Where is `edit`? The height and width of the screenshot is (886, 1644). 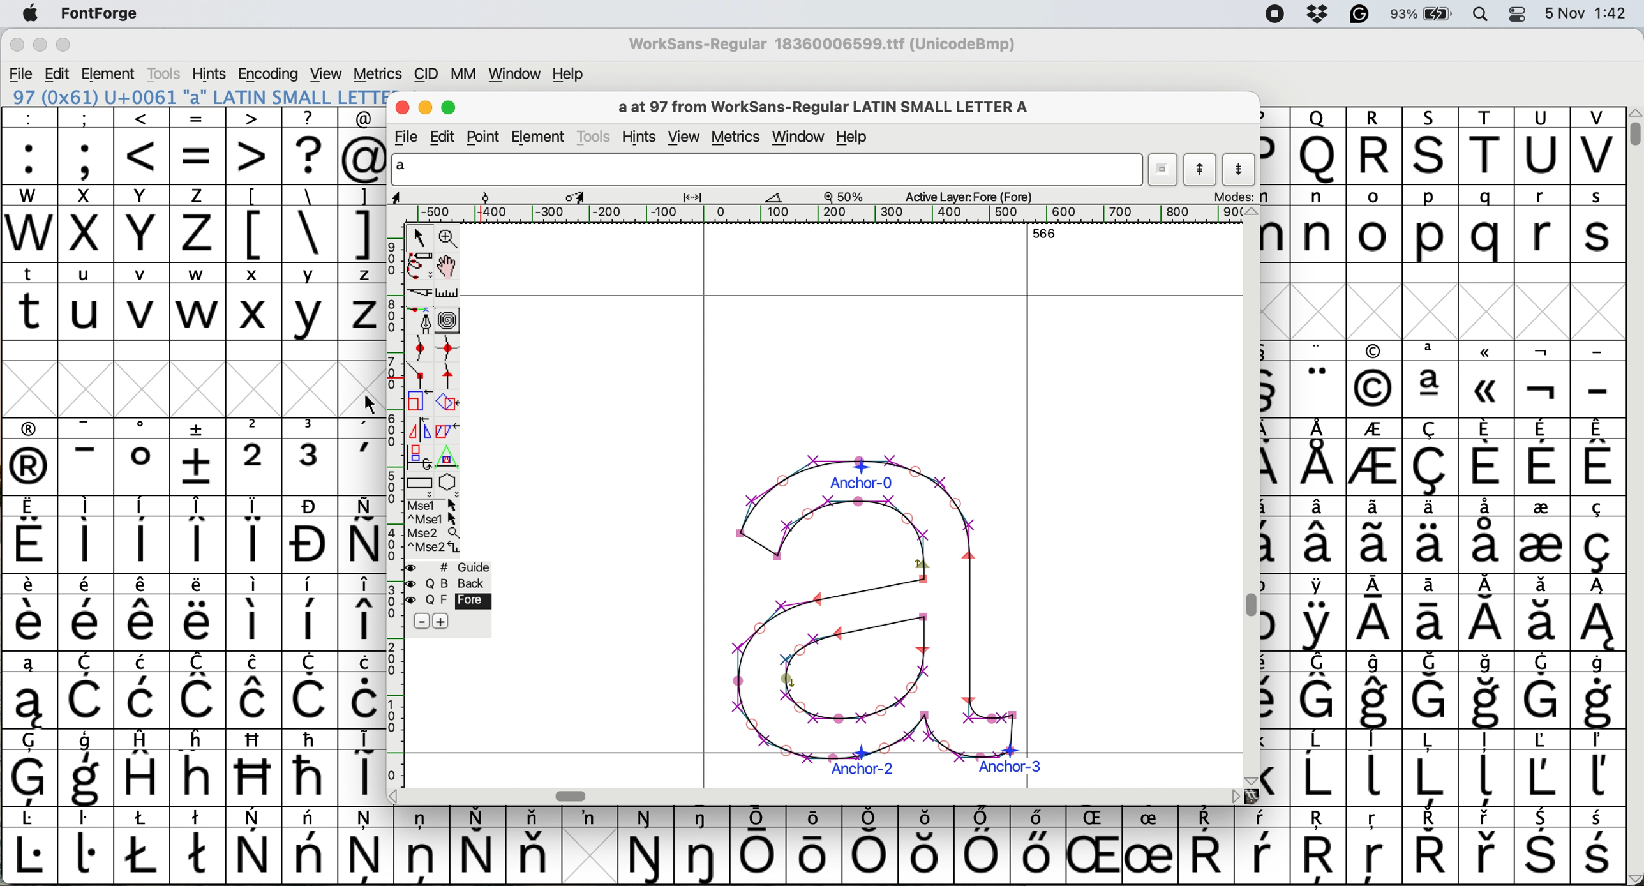 edit is located at coordinates (59, 74).